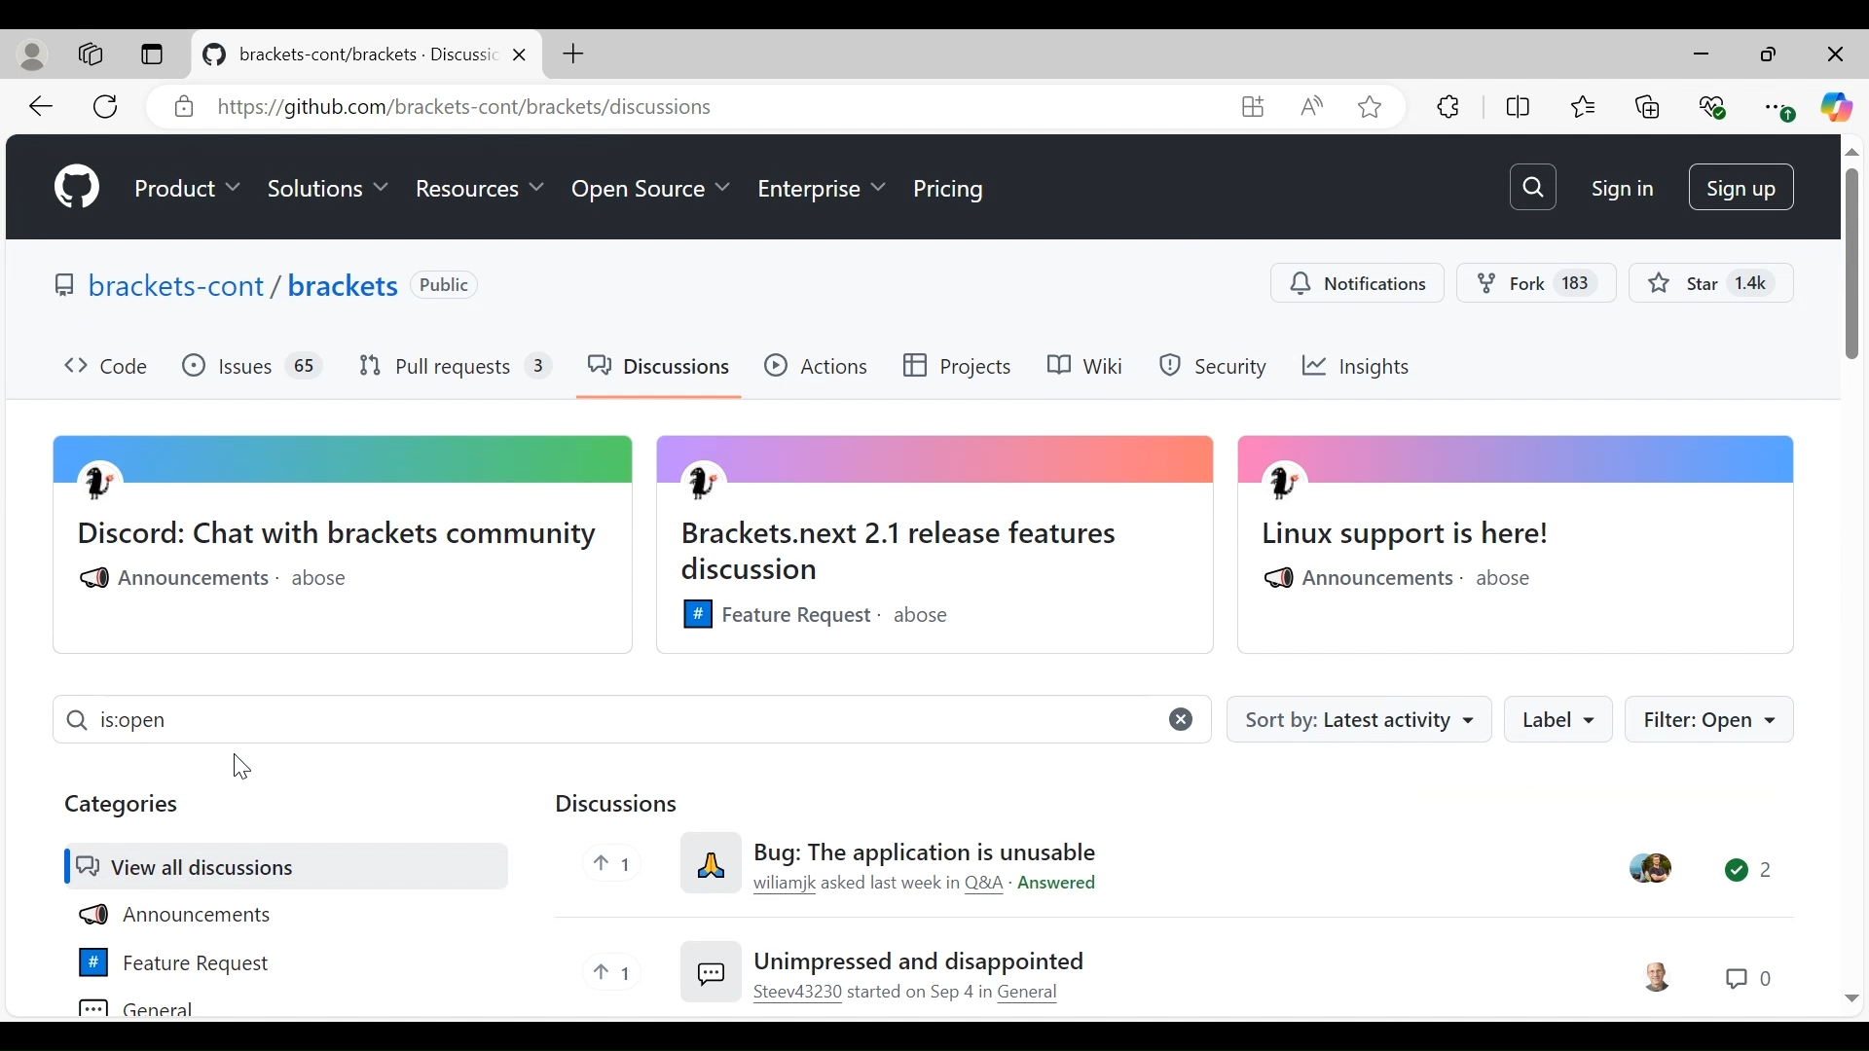  Describe the element at coordinates (212, 55) in the screenshot. I see `logo` at that location.